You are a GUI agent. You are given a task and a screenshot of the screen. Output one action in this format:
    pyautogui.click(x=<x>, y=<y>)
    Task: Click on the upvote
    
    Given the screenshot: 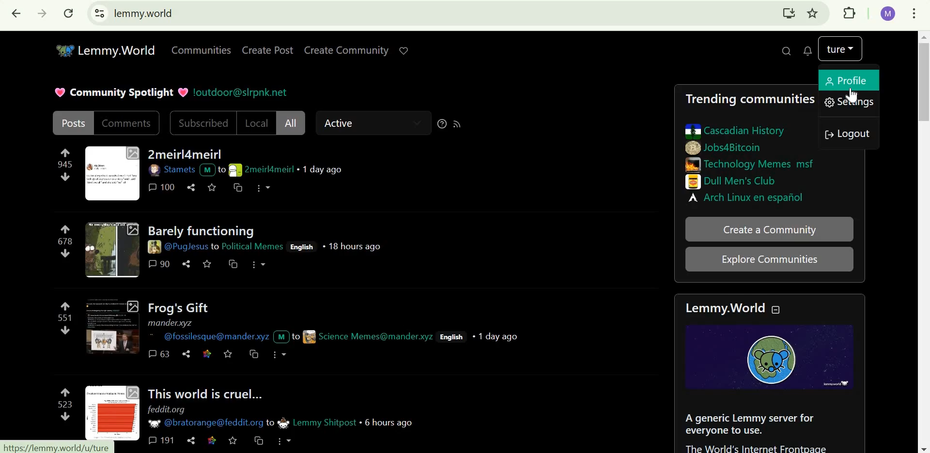 What is the action you would take?
    pyautogui.click(x=64, y=392)
    